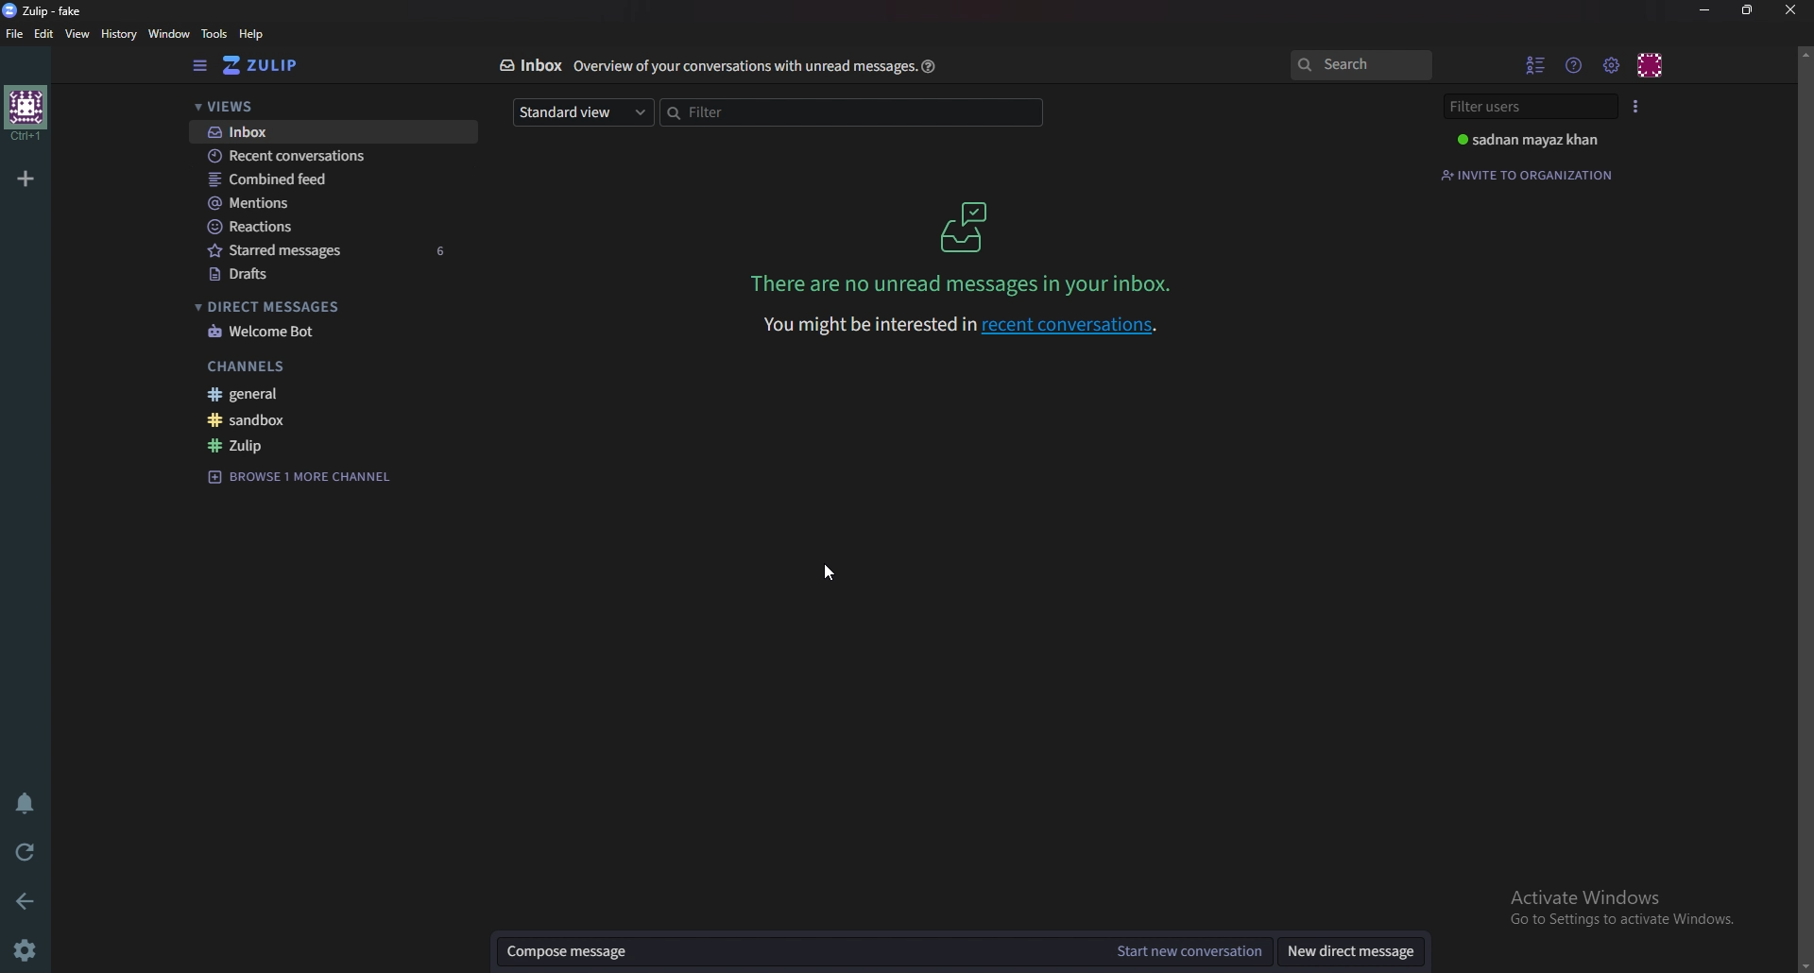  What do you see at coordinates (529, 66) in the screenshot?
I see `Inbox` at bounding box center [529, 66].